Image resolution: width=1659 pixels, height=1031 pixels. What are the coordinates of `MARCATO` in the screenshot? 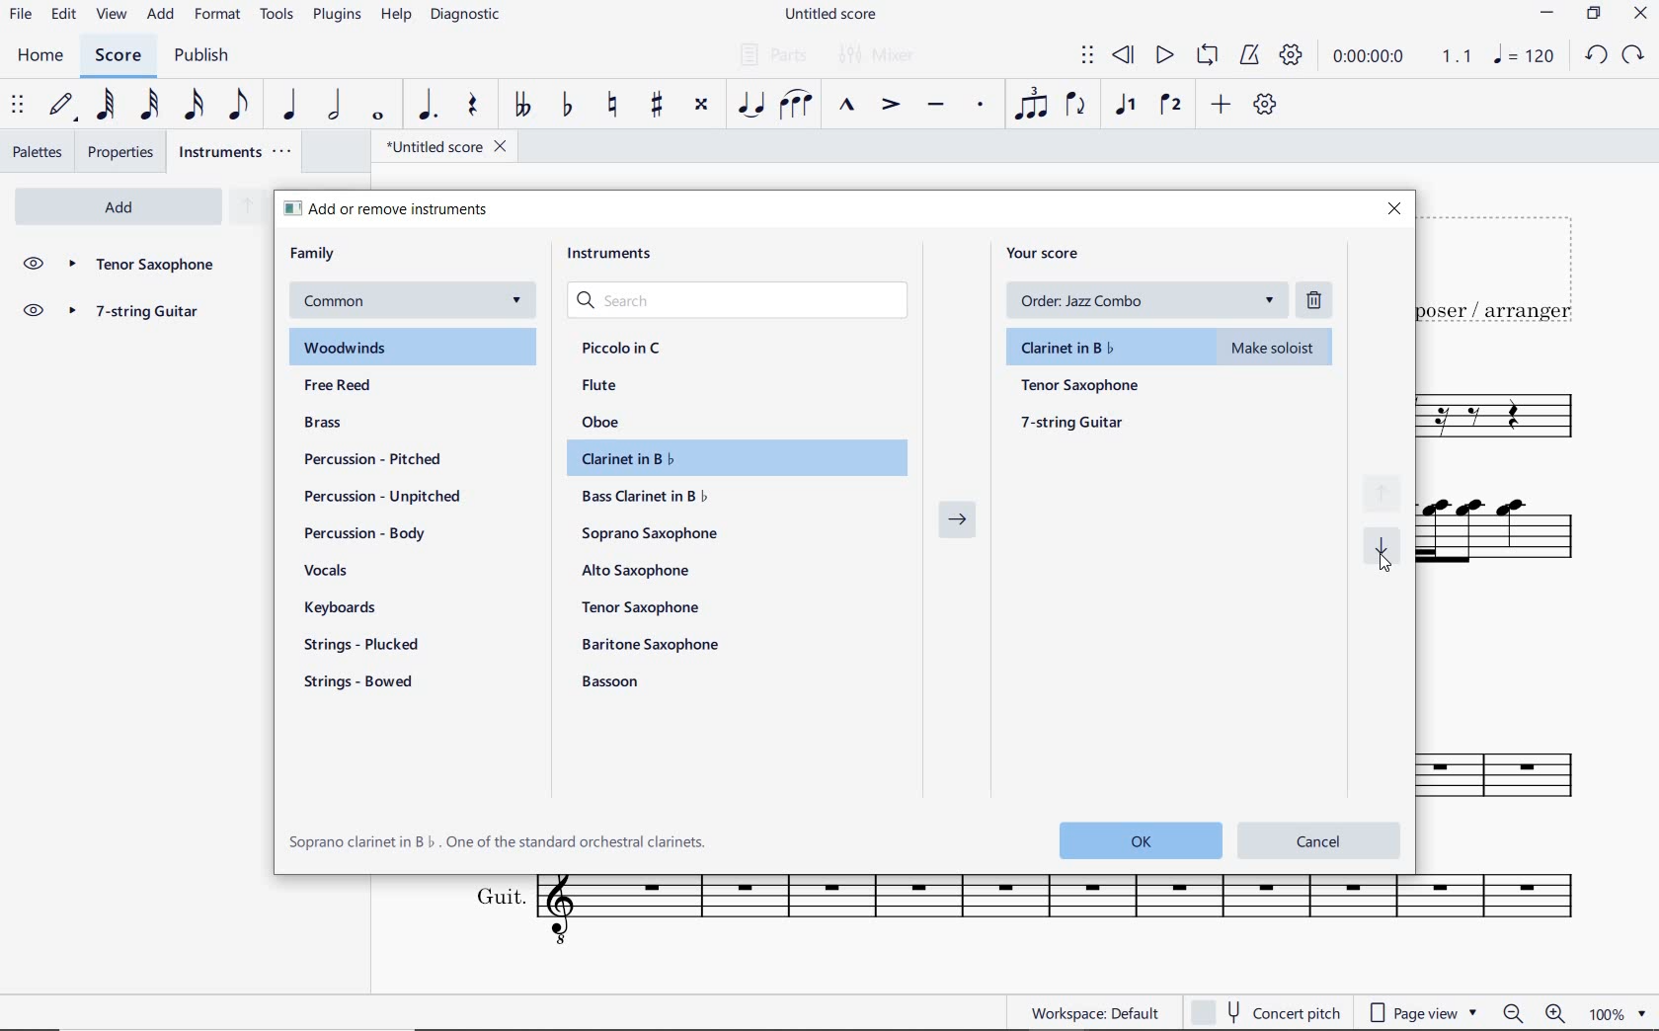 It's located at (846, 106).